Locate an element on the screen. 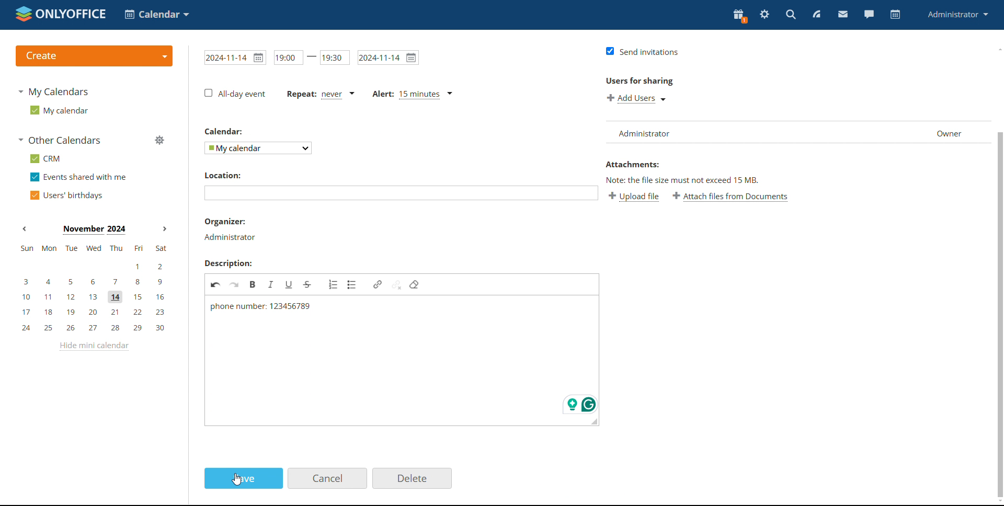  events shared with me is located at coordinates (79, 177).